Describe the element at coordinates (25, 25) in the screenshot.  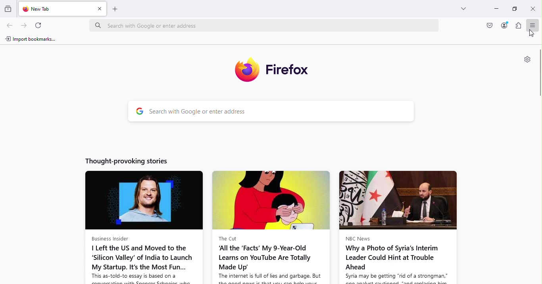
I see `Go forward one page` at that location.